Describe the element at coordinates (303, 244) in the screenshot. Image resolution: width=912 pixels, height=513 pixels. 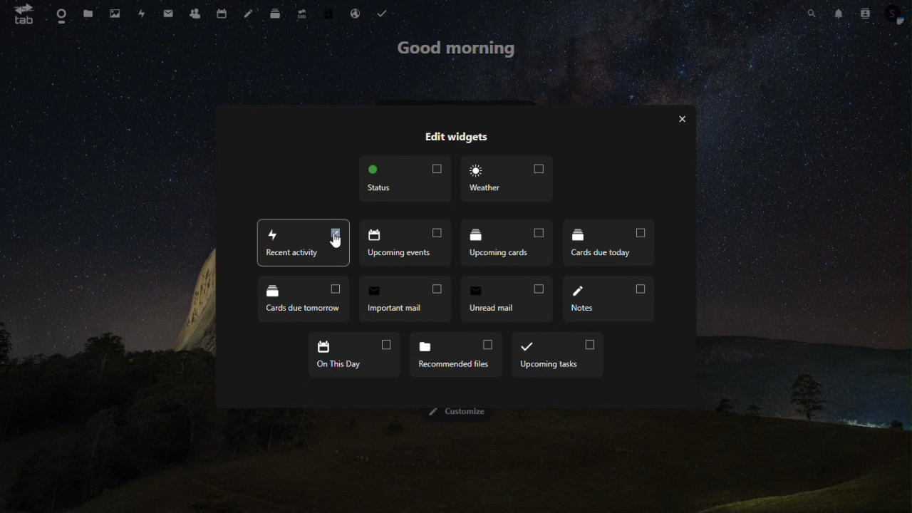
I see `recent activity` at that location.